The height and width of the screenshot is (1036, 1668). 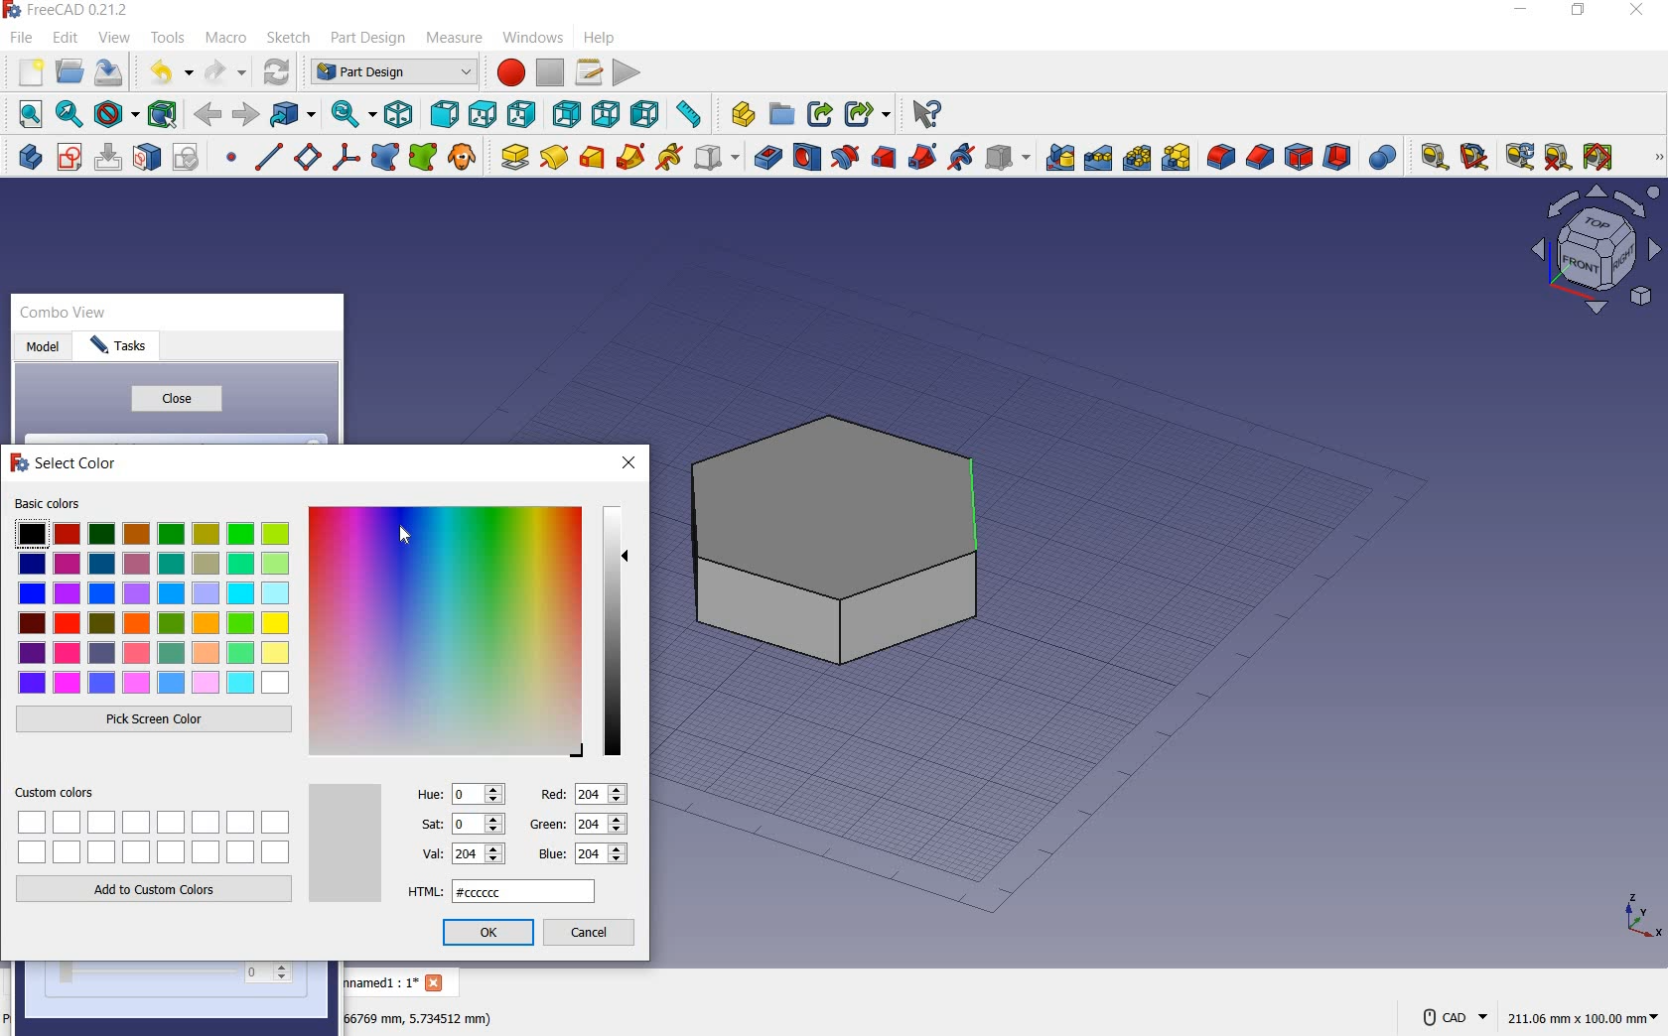 I want to click on 66759 mm,5.734512 mm(DIMENSION), so click(x=419, y=1017).